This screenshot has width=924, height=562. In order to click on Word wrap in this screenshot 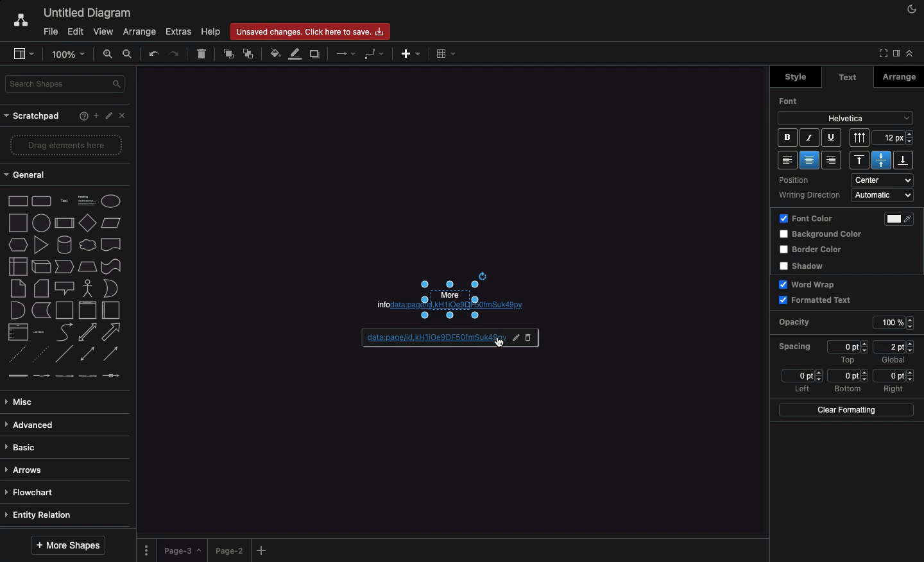, I will do `click(810, 284)`.